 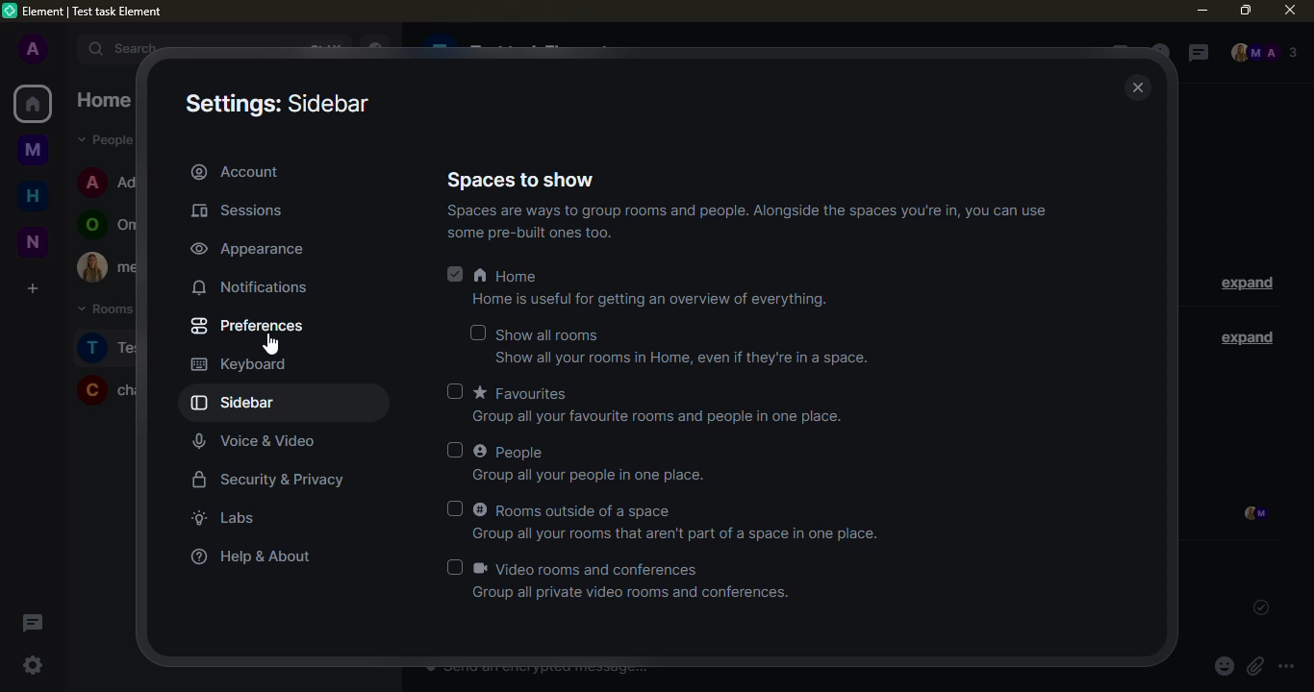 What do you see at coordinates (478, 333) in the screenshot?
I see `select` at bounding box center [478, 333].